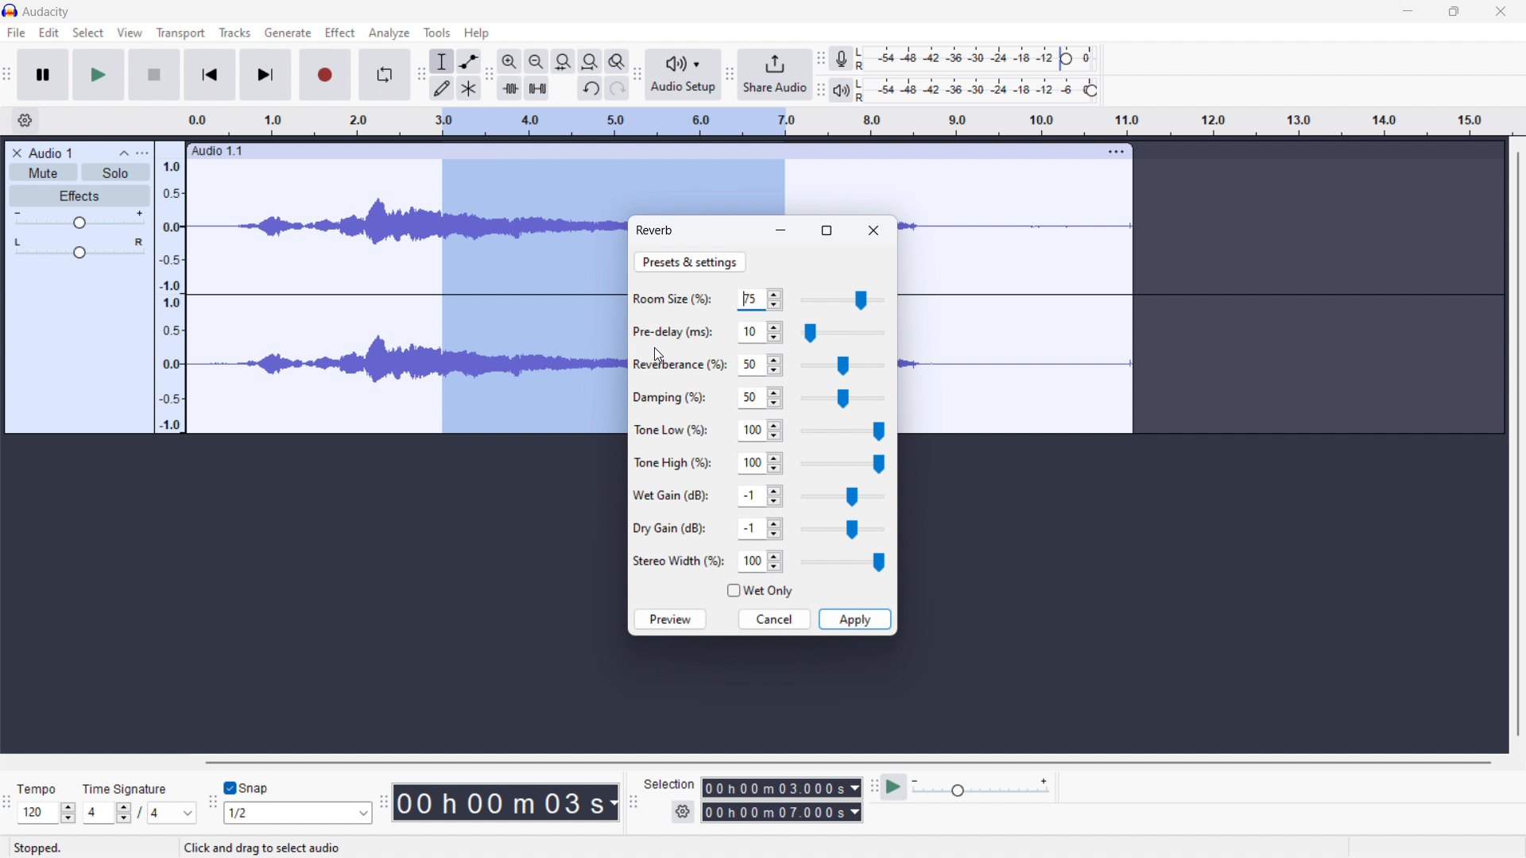 Image resolution: width=1526 pixels, height=858 pixels. What do you see at coordinates (234, 33) in the screenshot?
I see `tracks` at bounding box center [234, 33].